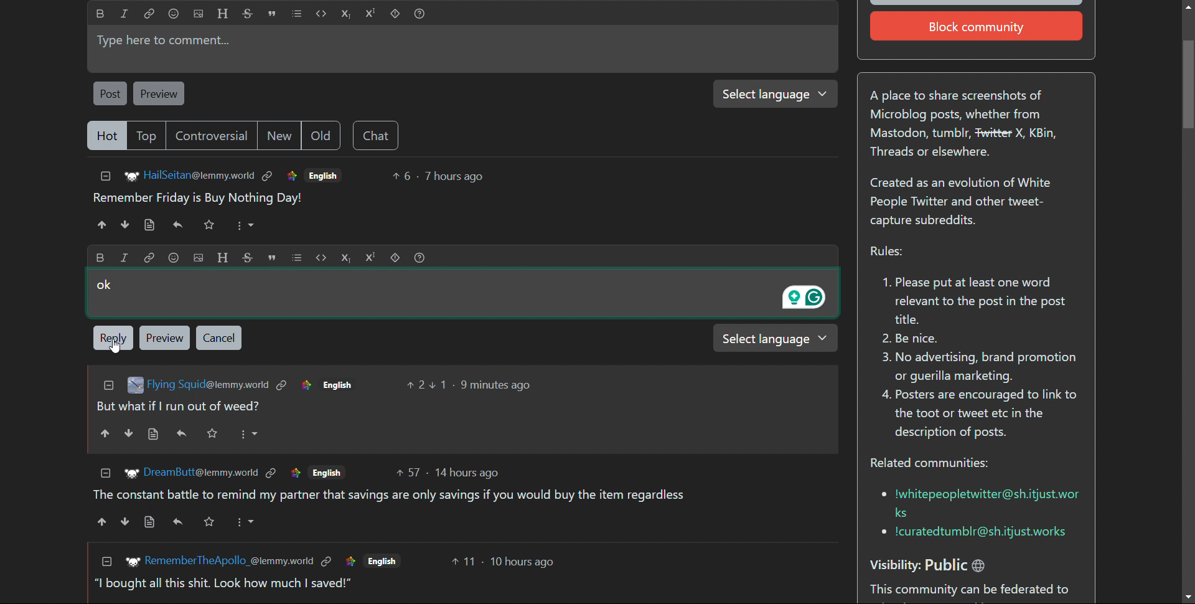 The width and height of the screenshot is (1195, 604). I want to click on Preview, so click(164, 336).